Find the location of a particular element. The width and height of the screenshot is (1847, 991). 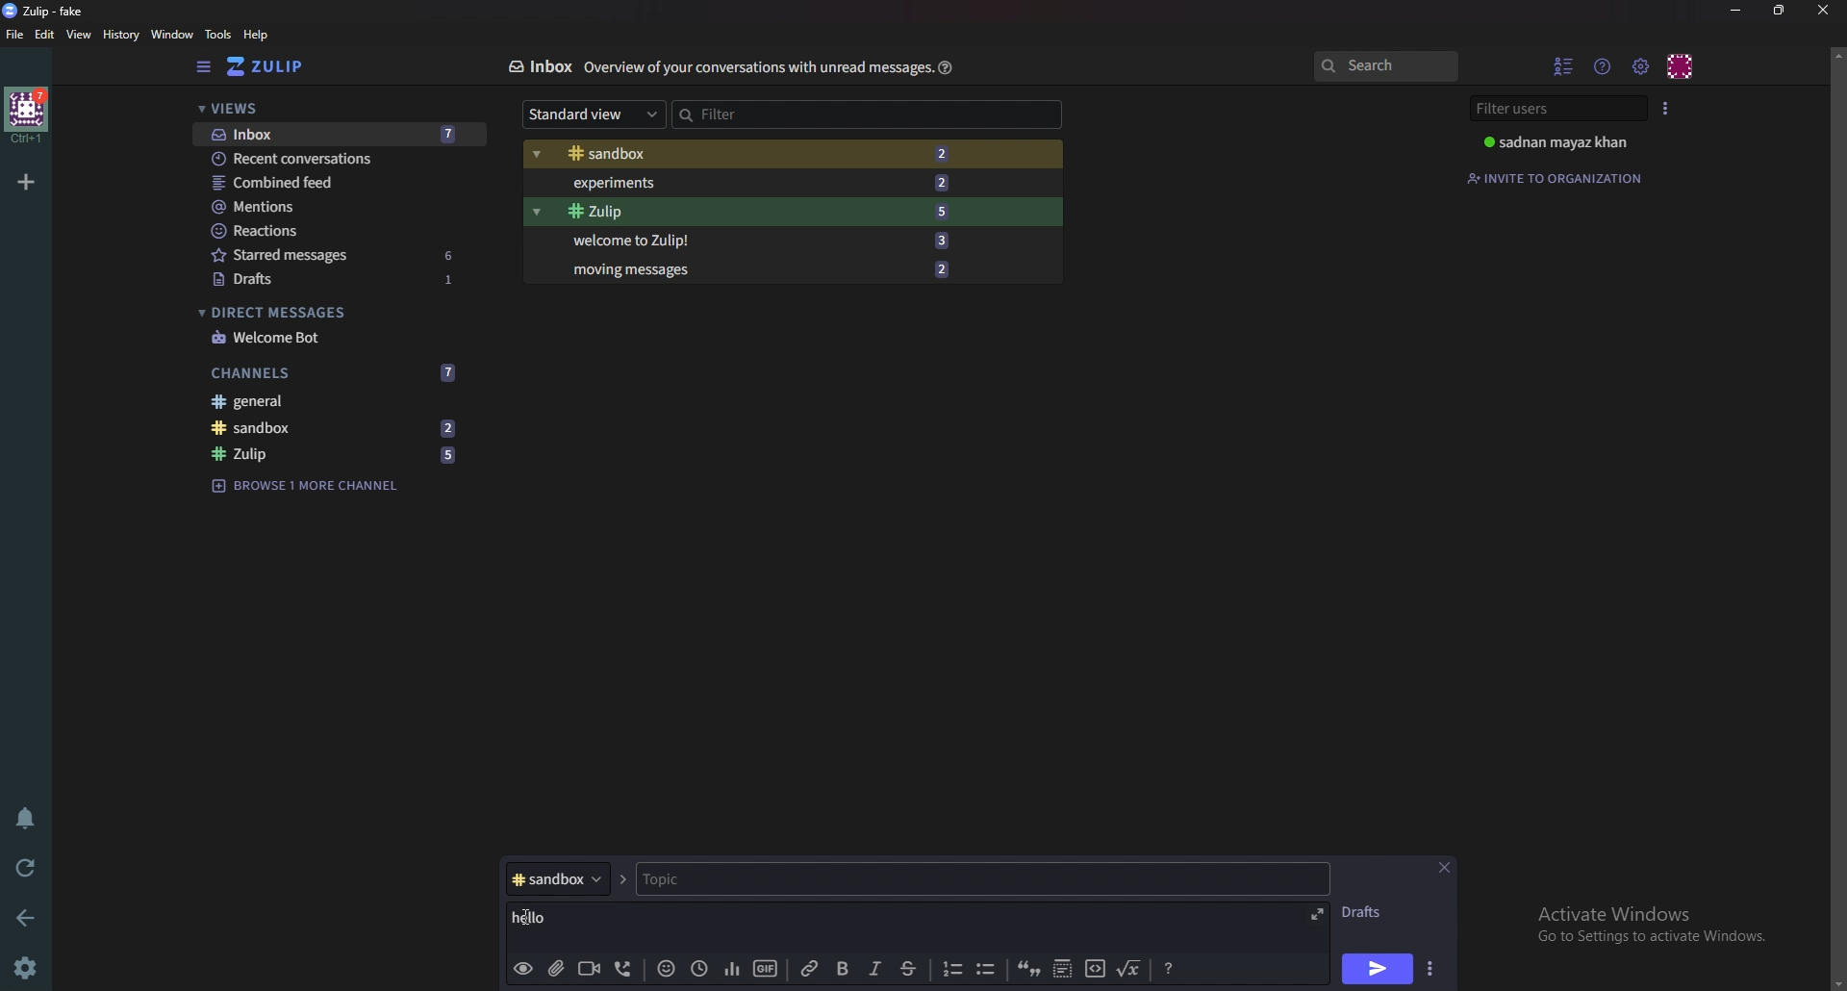

Browse 1 more channel is located at coordinates (314, 486).